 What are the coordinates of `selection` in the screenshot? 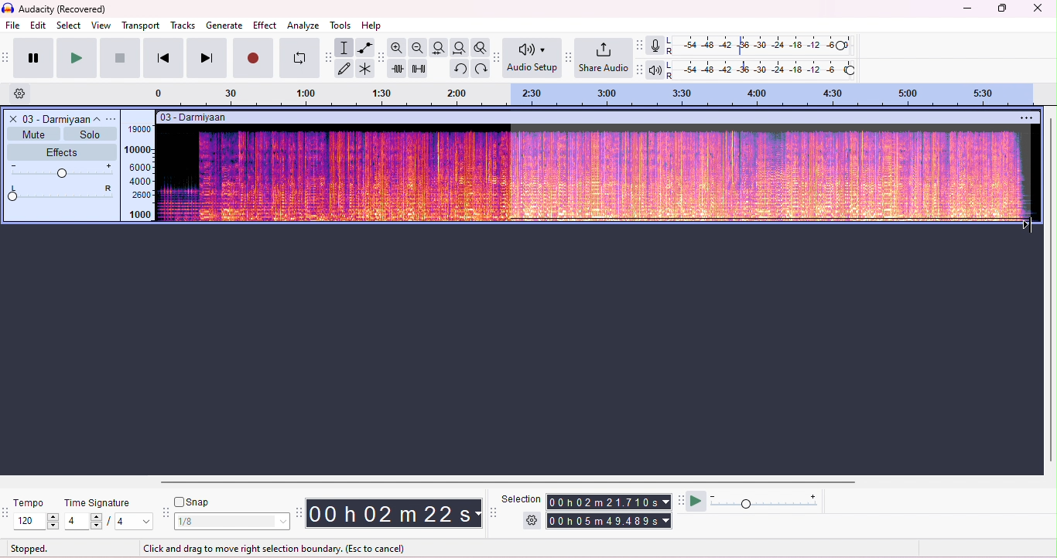 It's located at (522, 499).